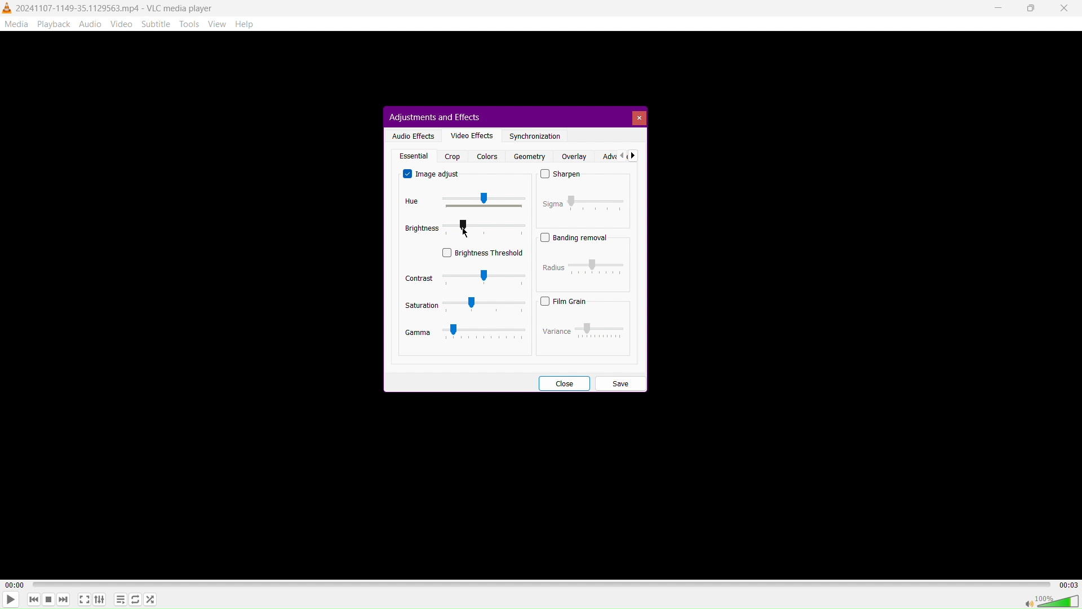 The width and height of the screenshot is (1082, 609). Describe the element at coordinates (433, 174) in the screenshot. I see `Image adjust` at that location.